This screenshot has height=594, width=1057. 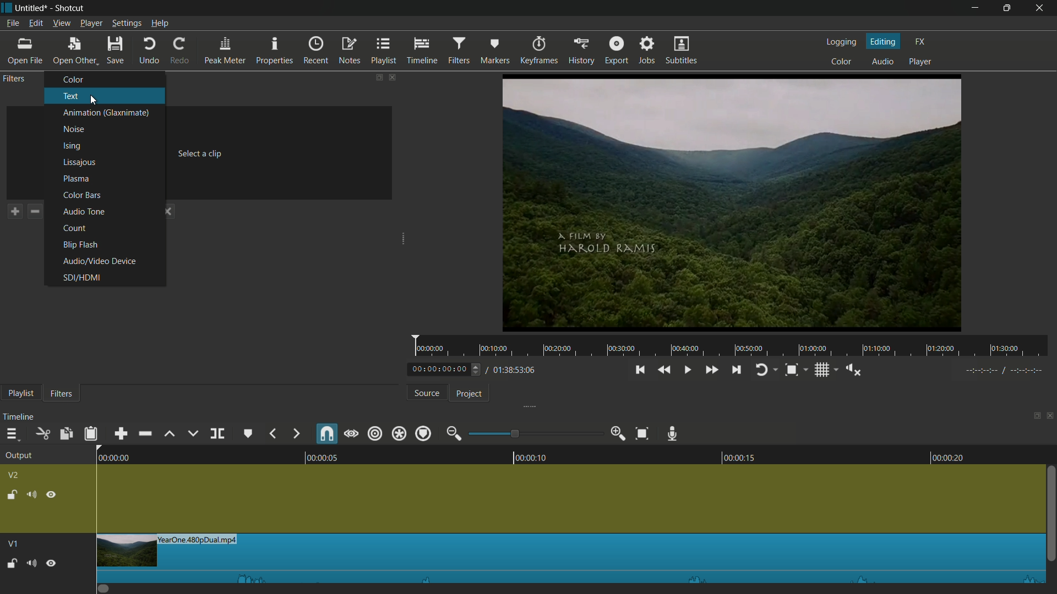 I want to click on 00:00:15, so click(x=733, y=455).